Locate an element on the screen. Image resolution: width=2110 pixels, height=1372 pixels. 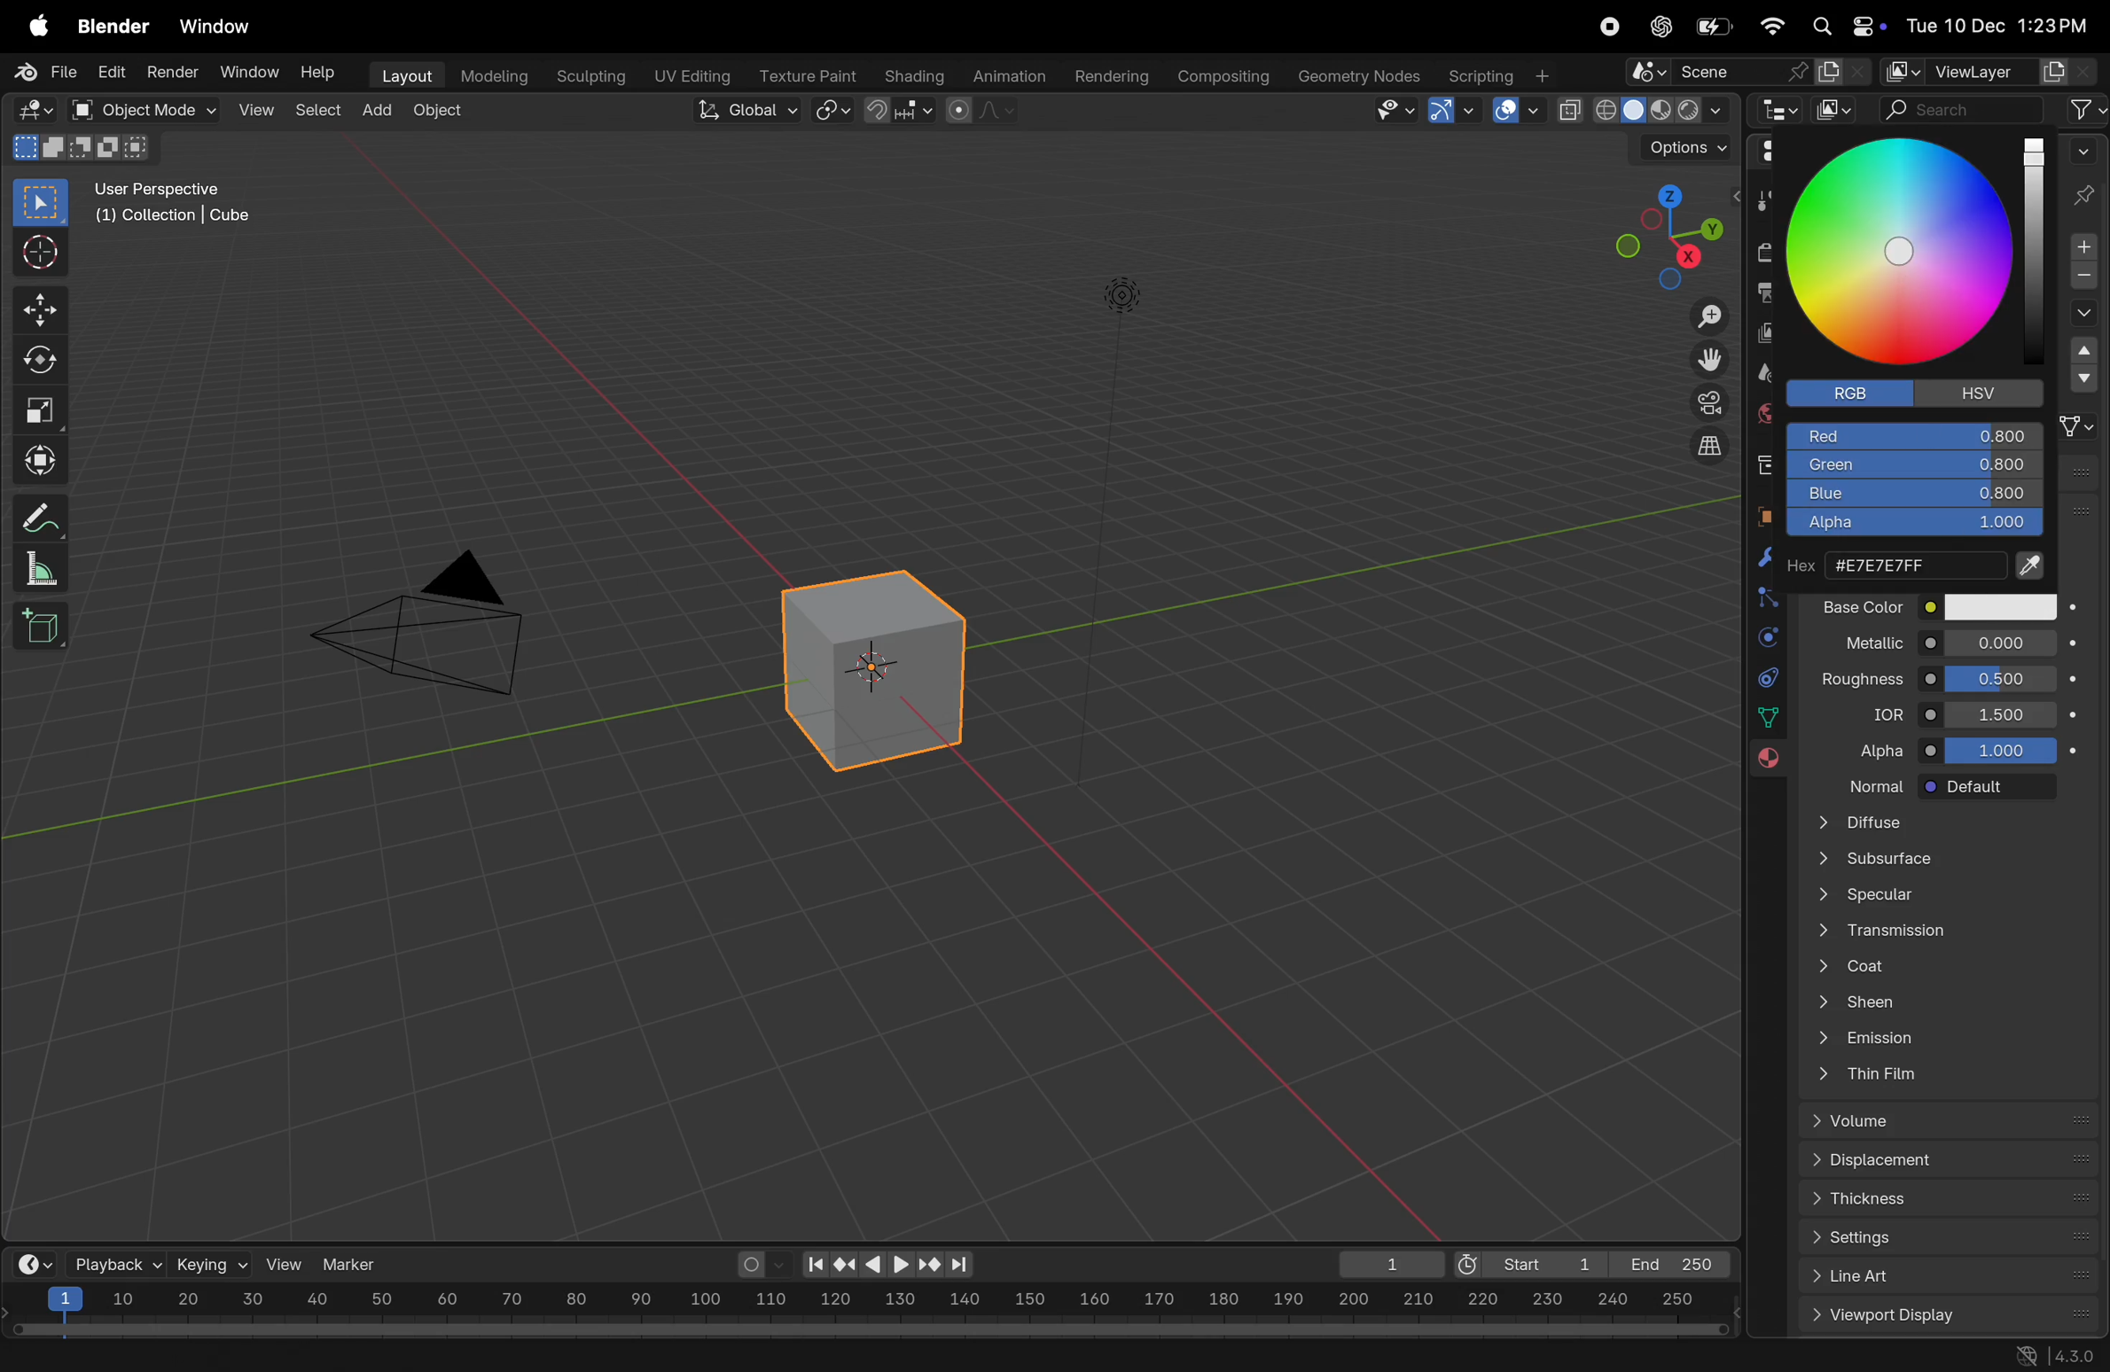
Window is located at coordinates (250, 72).